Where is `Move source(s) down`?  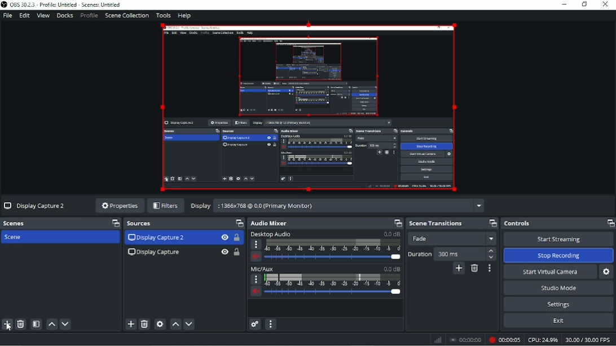
Move source(s) down is located at coordinates (189, 324).